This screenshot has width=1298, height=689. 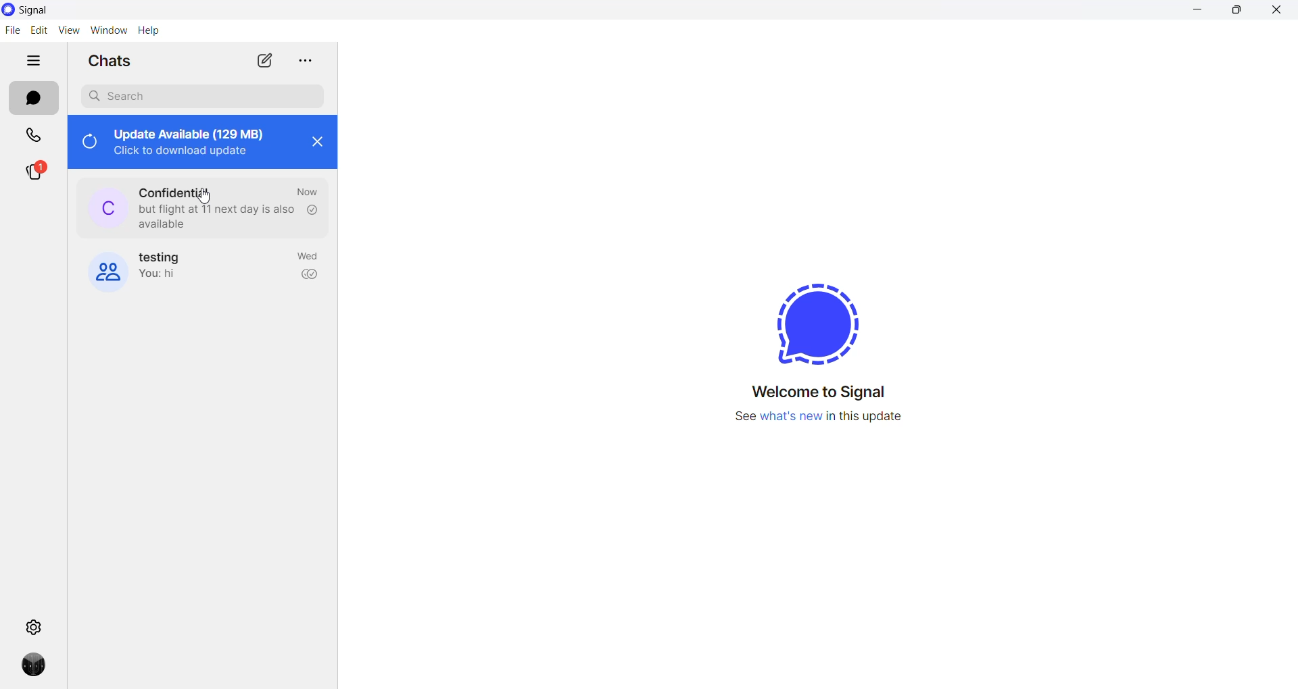 I want to click on settings, so click(x=37, y=626).